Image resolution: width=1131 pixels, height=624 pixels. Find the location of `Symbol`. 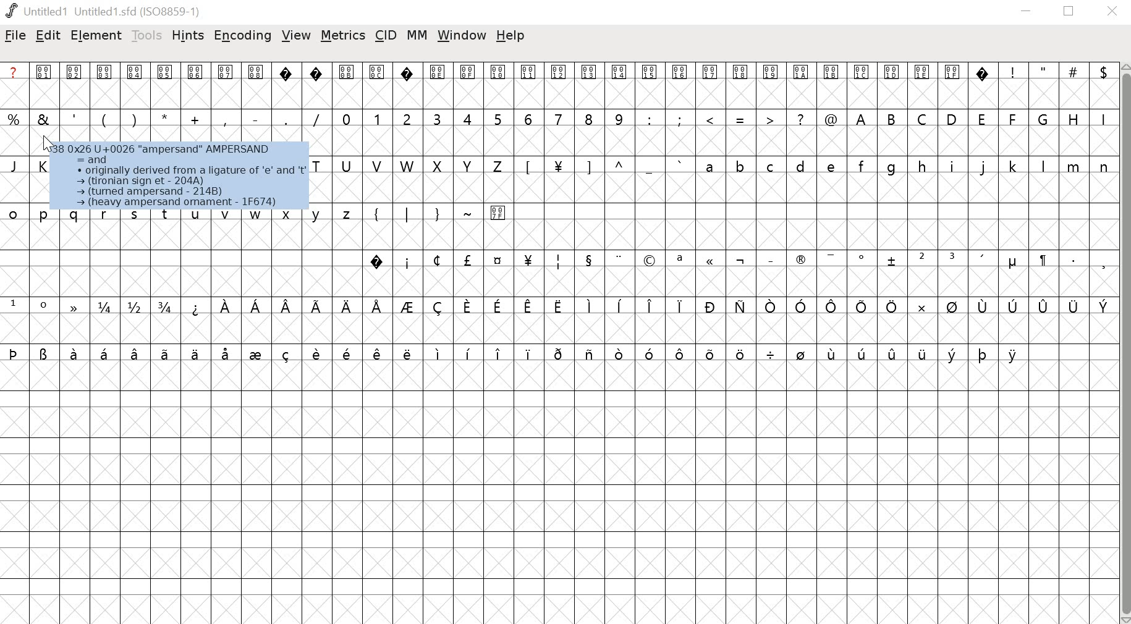

Symbol is located at coordinates (863, 258).